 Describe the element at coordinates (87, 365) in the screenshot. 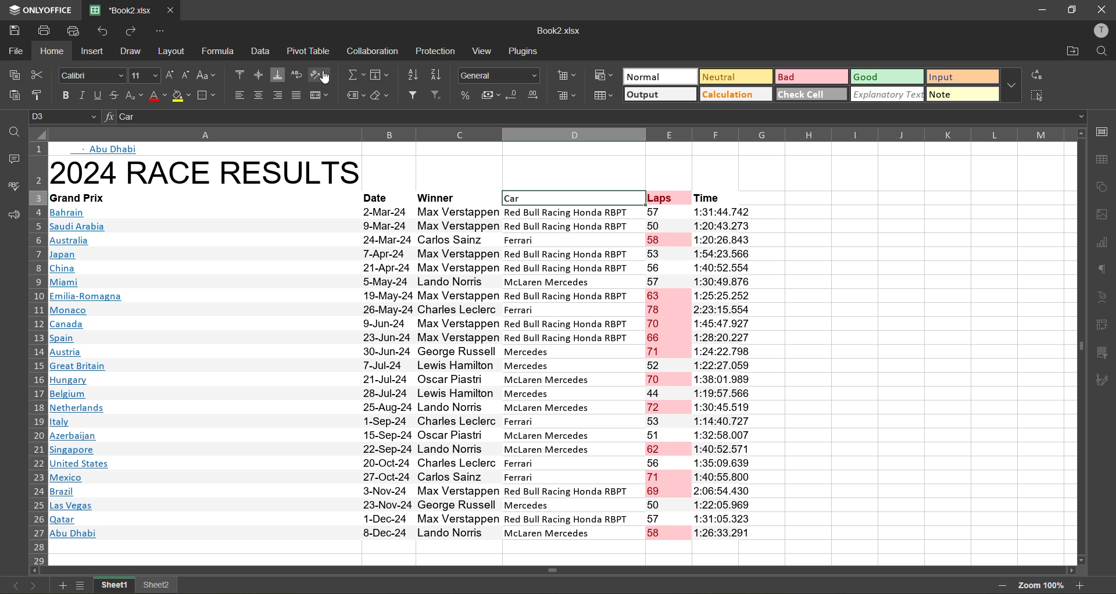

I see `Links` at that location.